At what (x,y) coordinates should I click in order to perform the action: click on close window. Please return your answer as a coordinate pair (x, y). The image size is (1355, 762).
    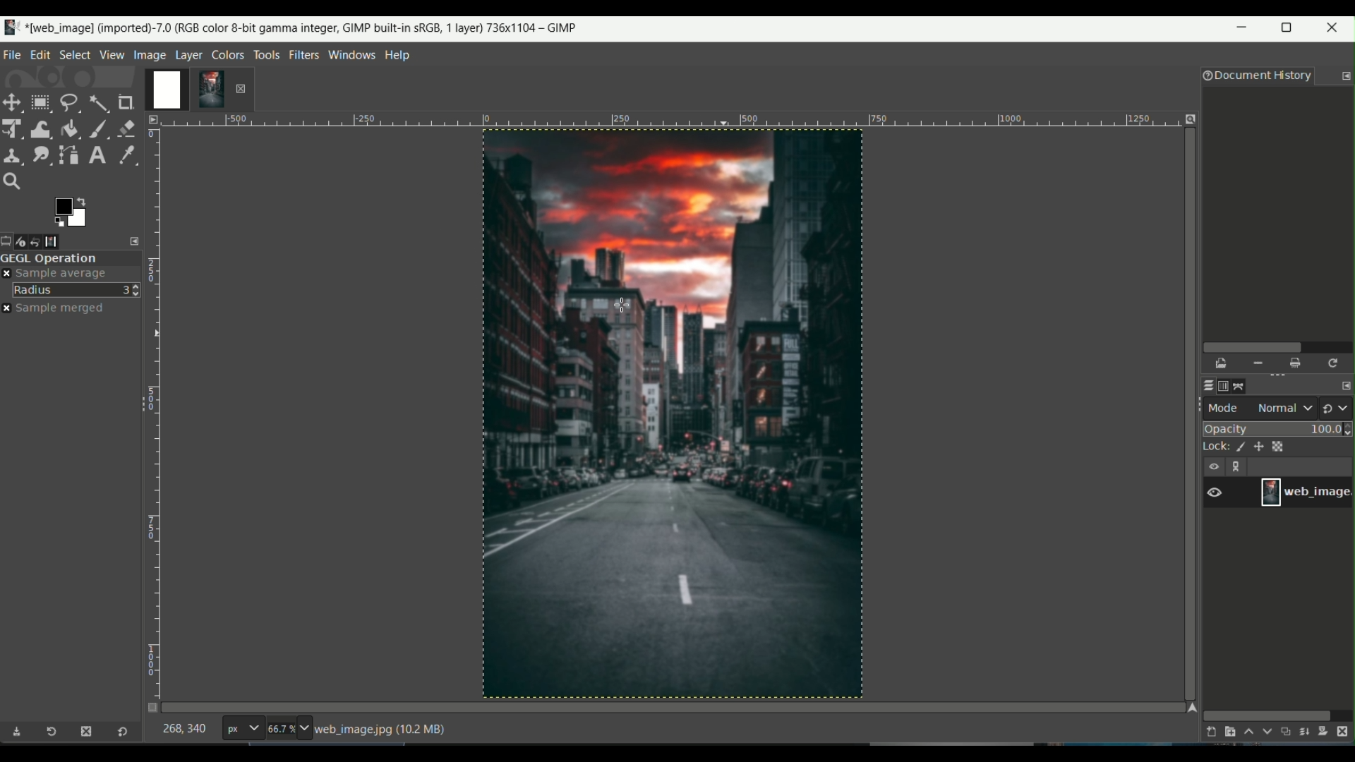
    Looking at the image, I should click on (1335, 30).